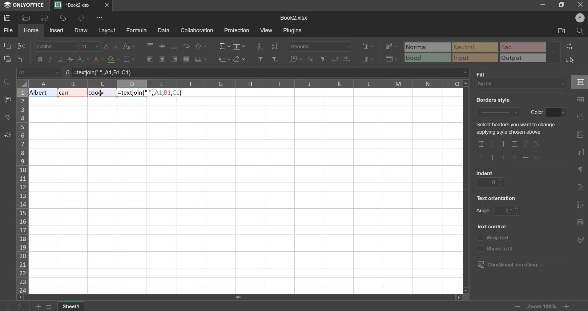  What do you see at coordinates (26, 18) in the screenshot?
I see `print` at bounding box center [26, 18].